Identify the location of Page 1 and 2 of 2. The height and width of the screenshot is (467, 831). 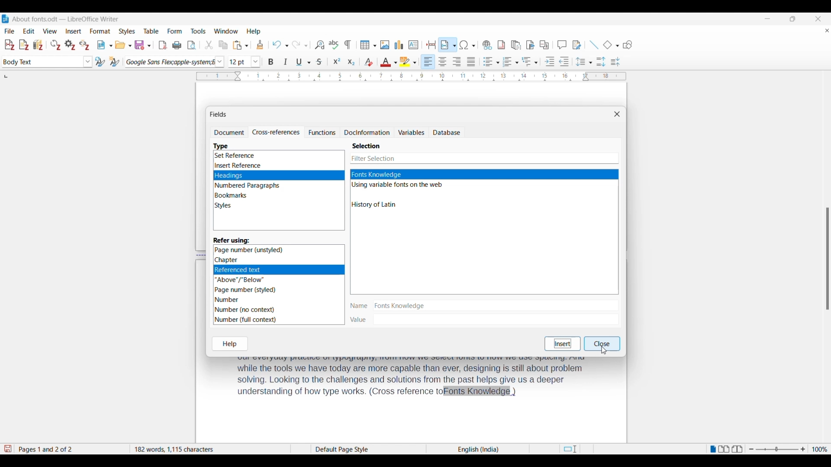
(50, 448).